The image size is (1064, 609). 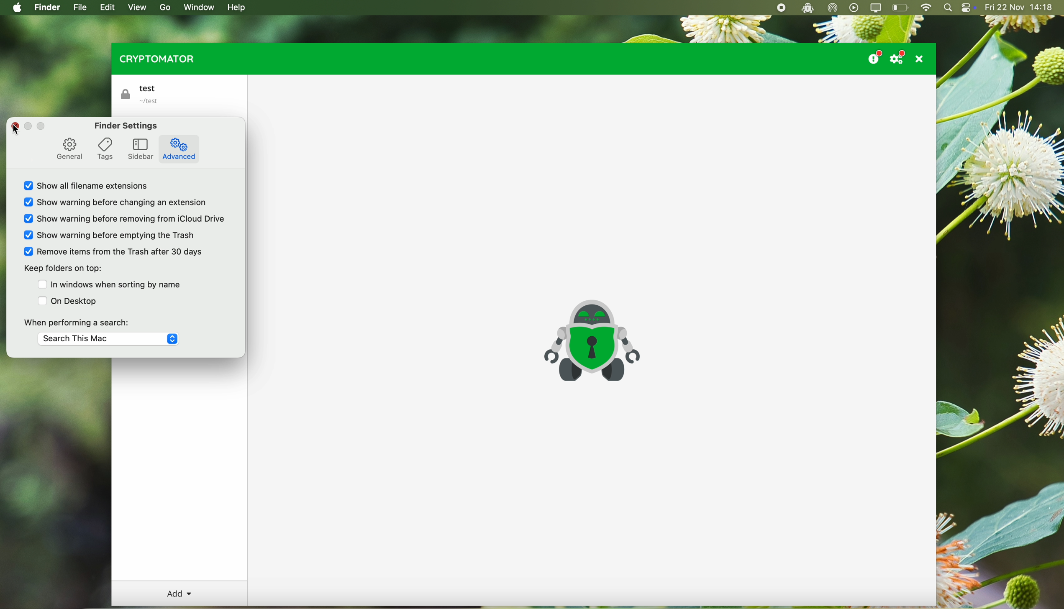 I want to click on cryptomator, so click(x=155, y=59).